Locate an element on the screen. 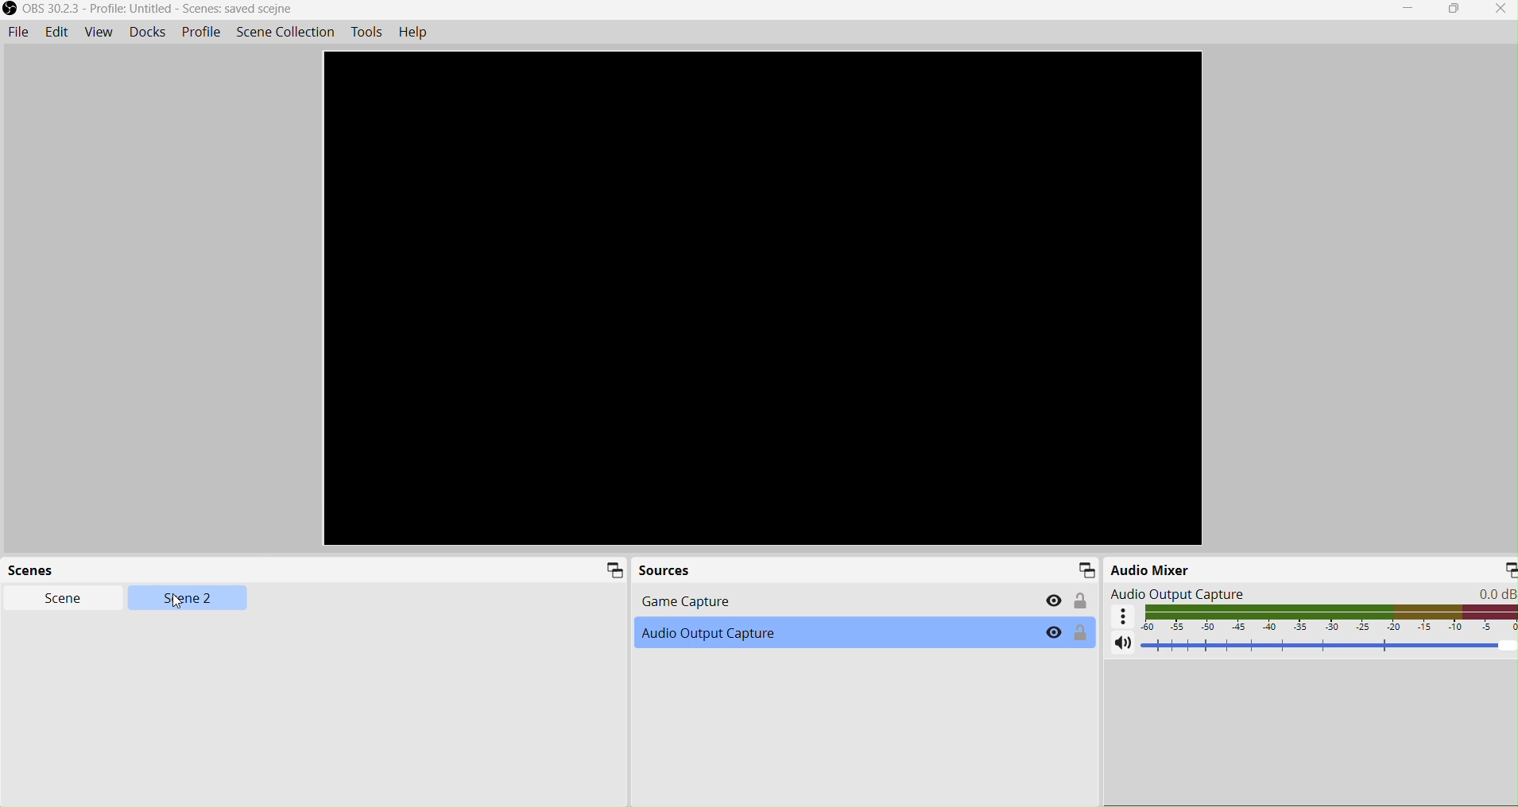 Image resolution: width=1518 pixels, height=807 pixels. Lock is located at coordinates (1081, 635).